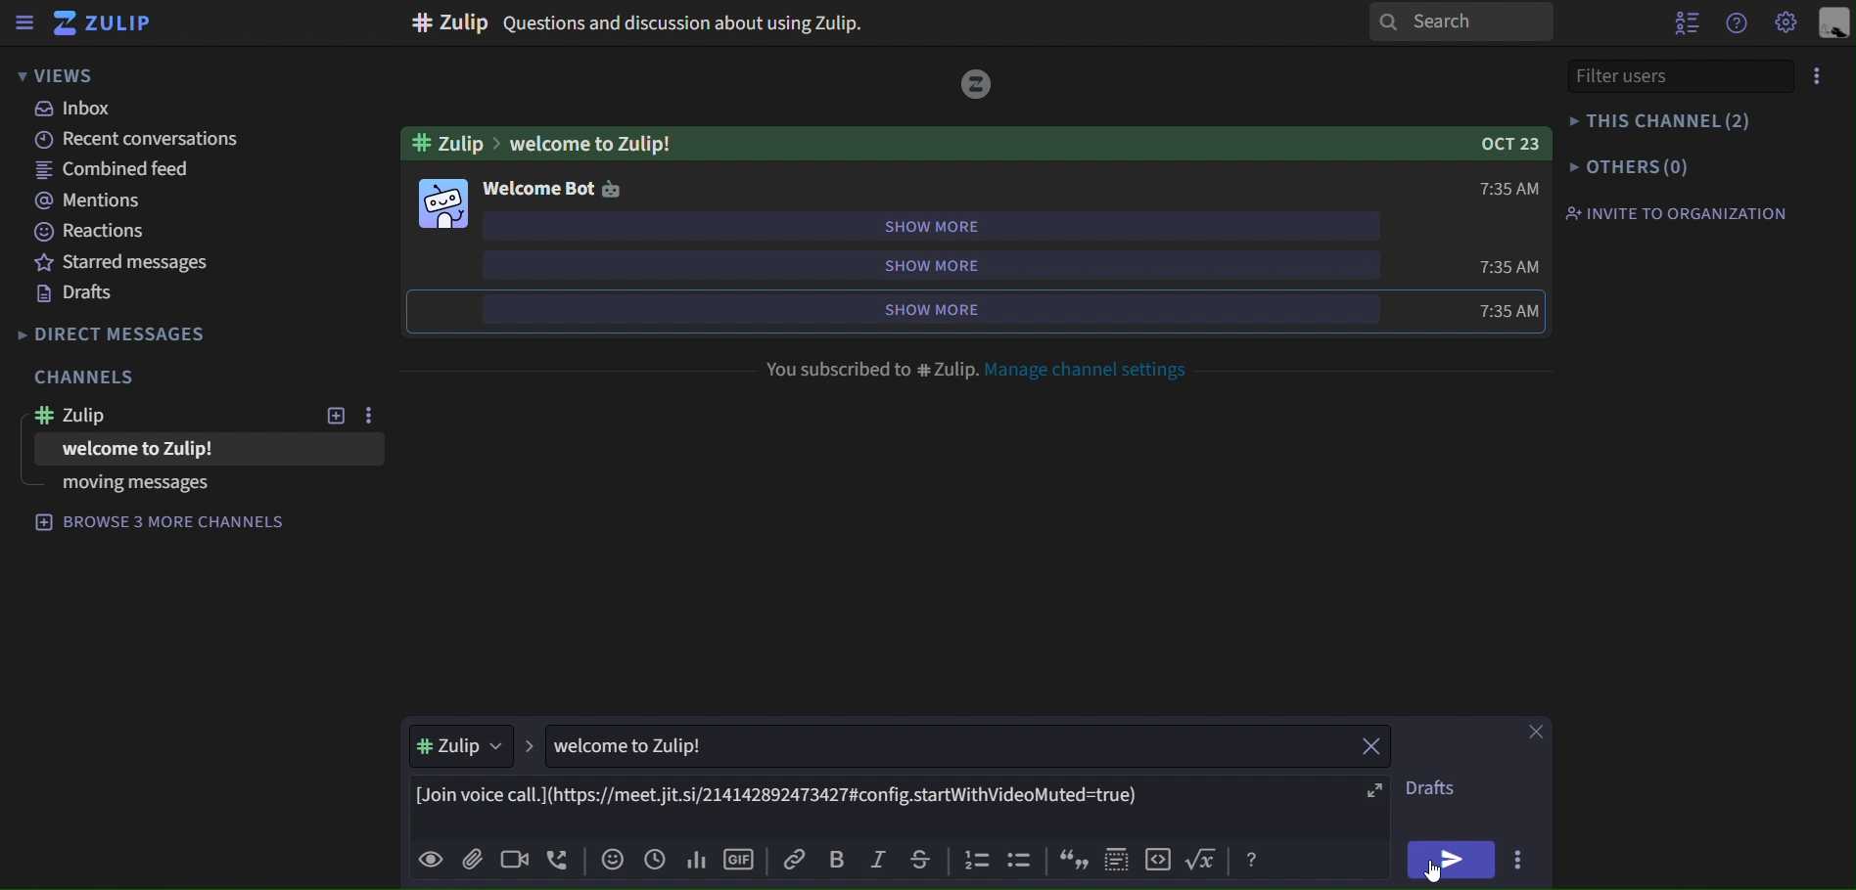  Describe the element at coordinates (922, 862) in the screenshot. I see `strikethrough` at that location.